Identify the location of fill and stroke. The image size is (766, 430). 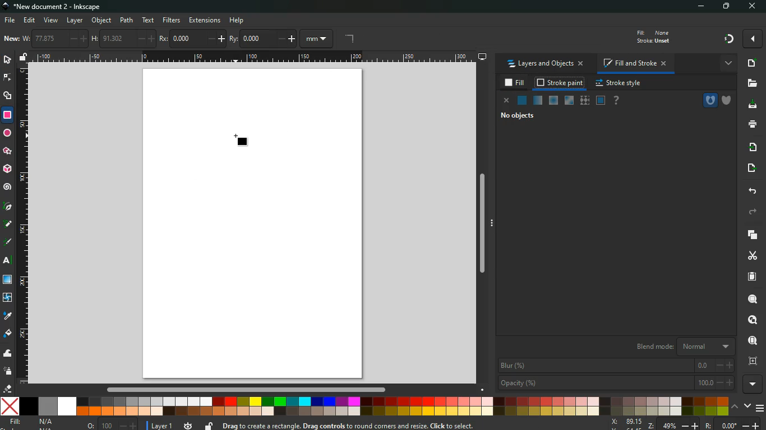
(635, 63).